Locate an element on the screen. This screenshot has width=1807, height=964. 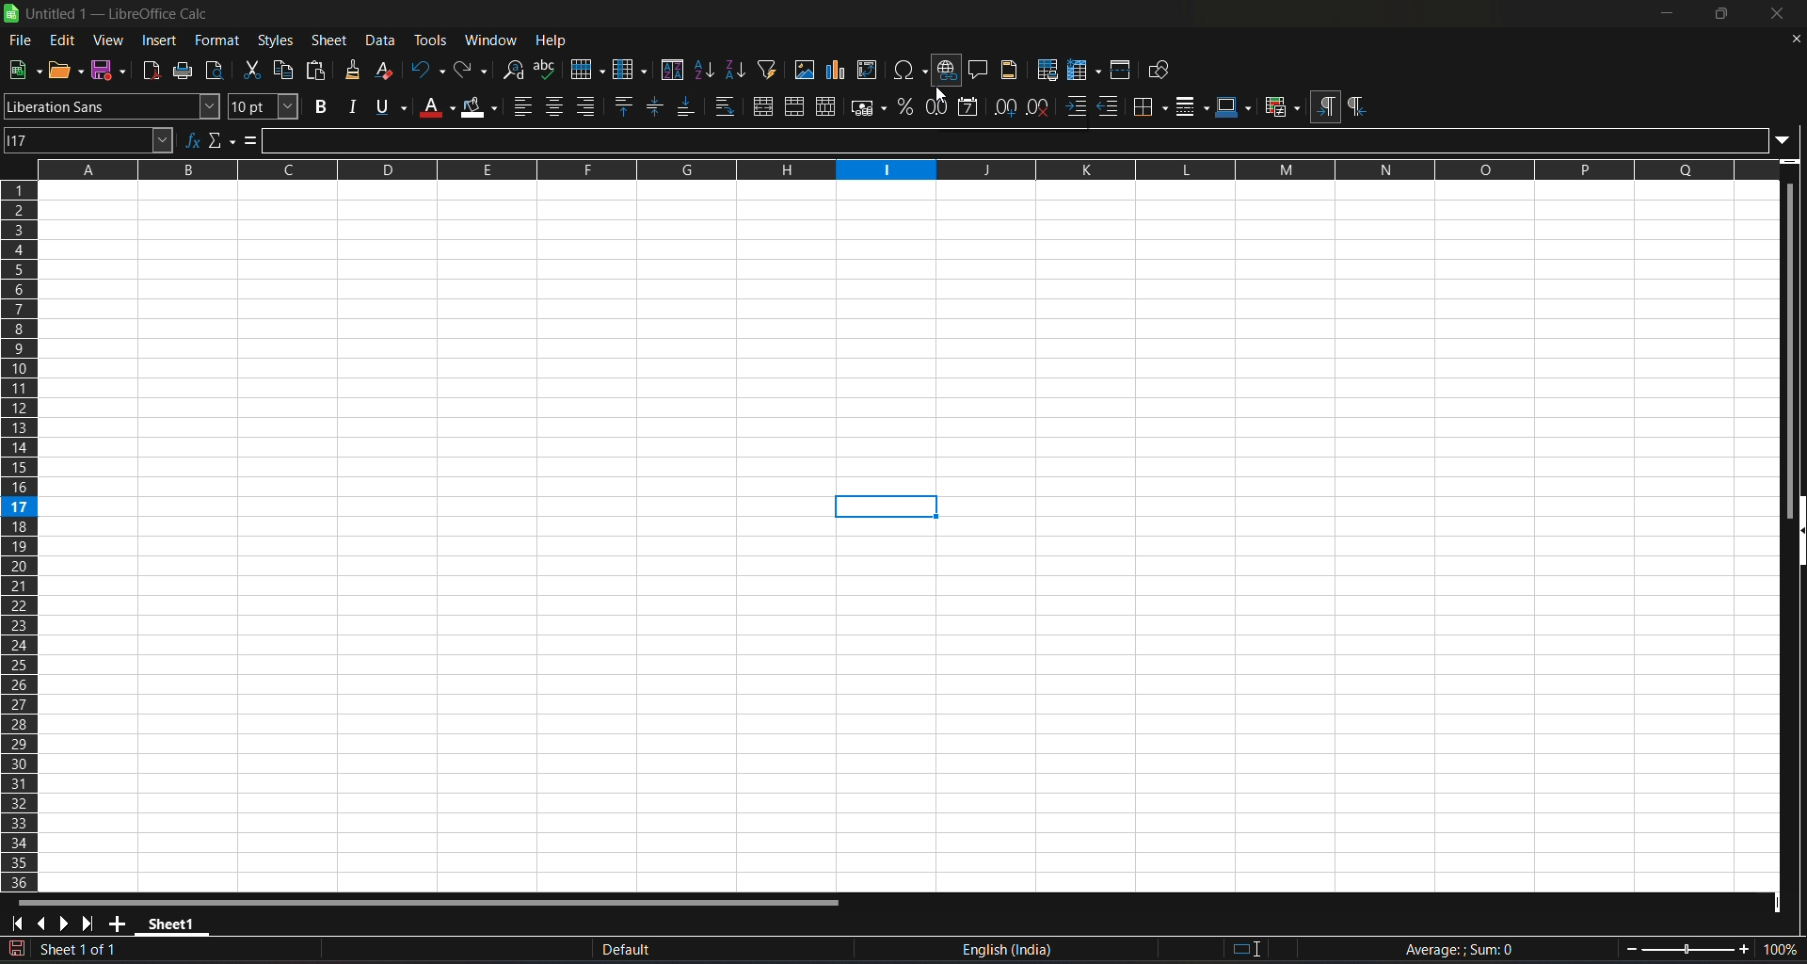
bold is located at coordinates (321, 106).